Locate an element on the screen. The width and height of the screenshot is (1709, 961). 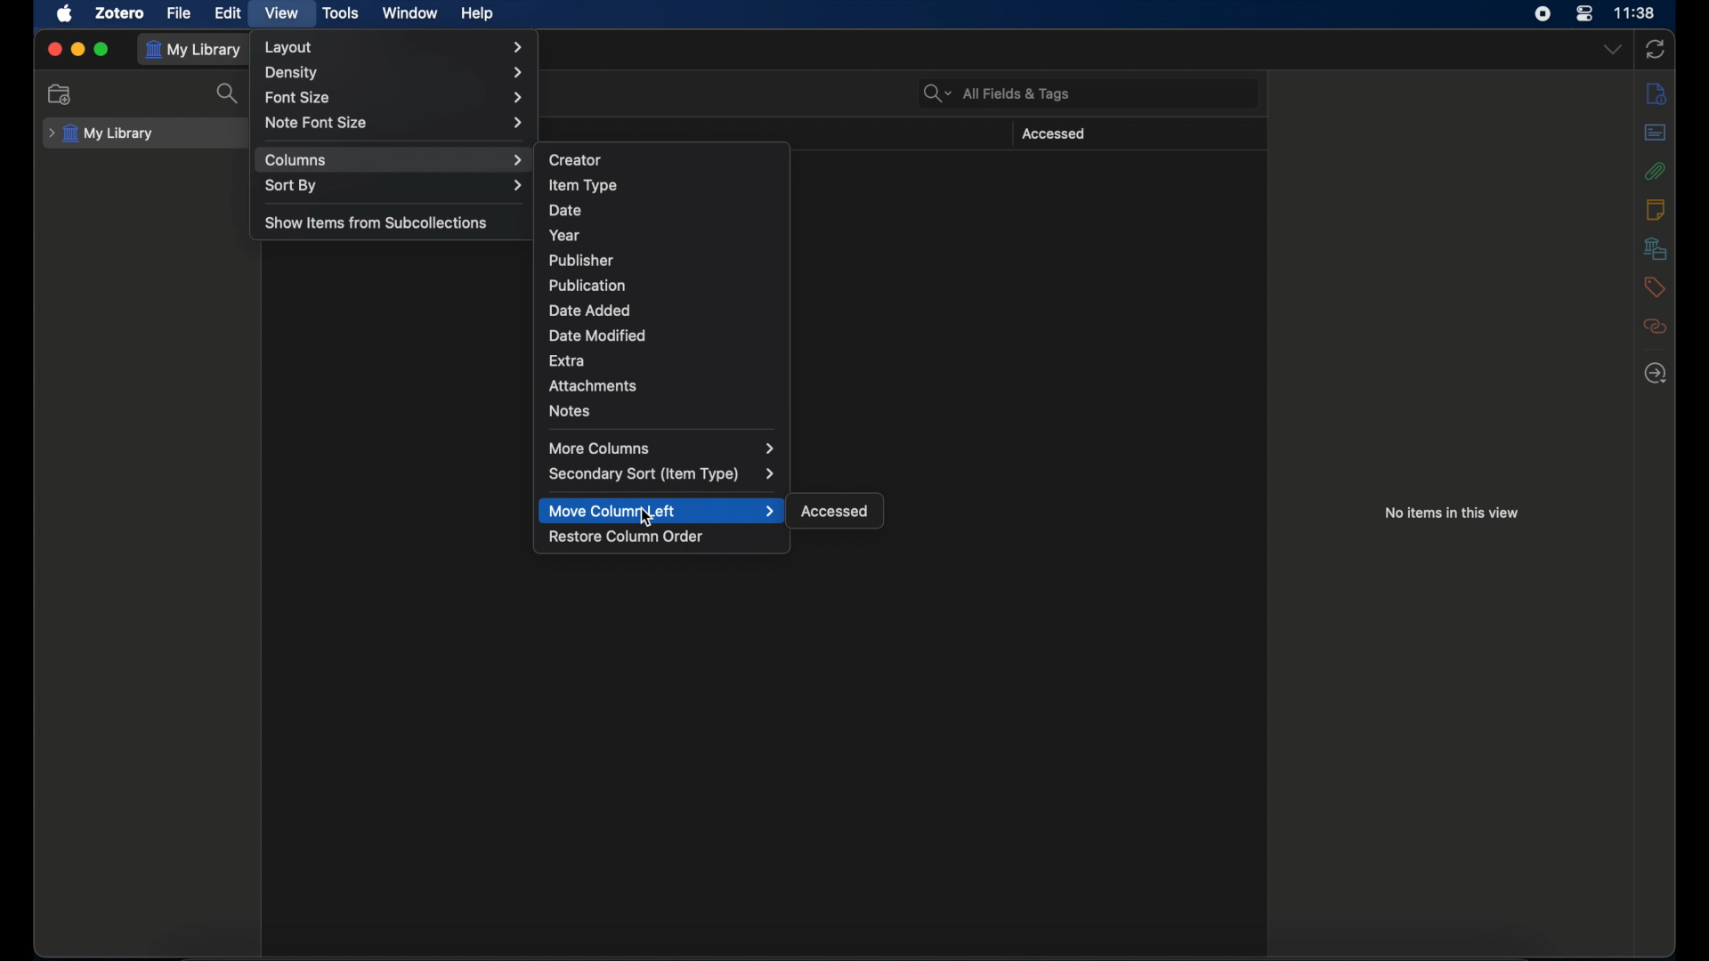
more columns is located at coordinates (661, 449).